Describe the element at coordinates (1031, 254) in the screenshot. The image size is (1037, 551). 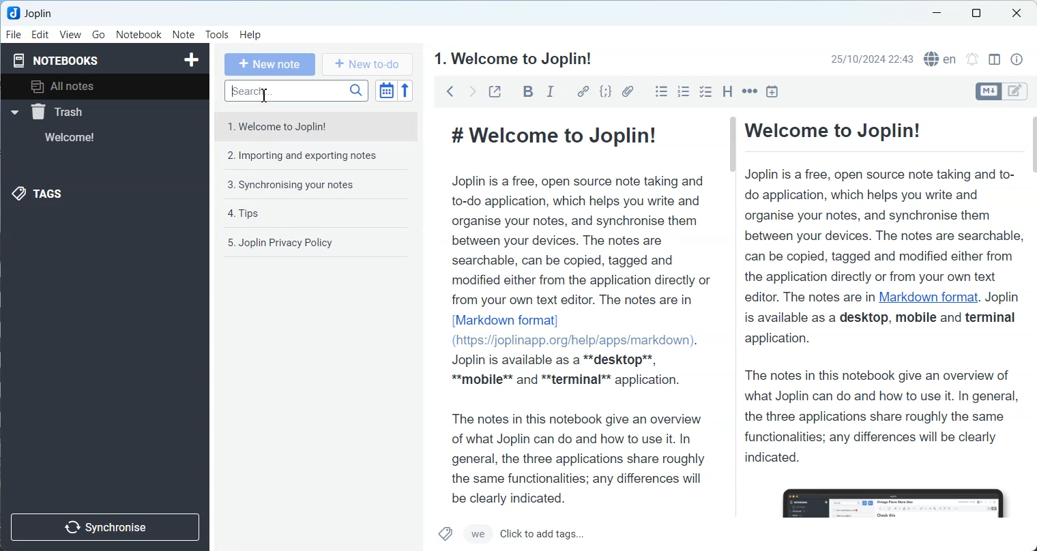
I see `verticle scrollbar` at that location.